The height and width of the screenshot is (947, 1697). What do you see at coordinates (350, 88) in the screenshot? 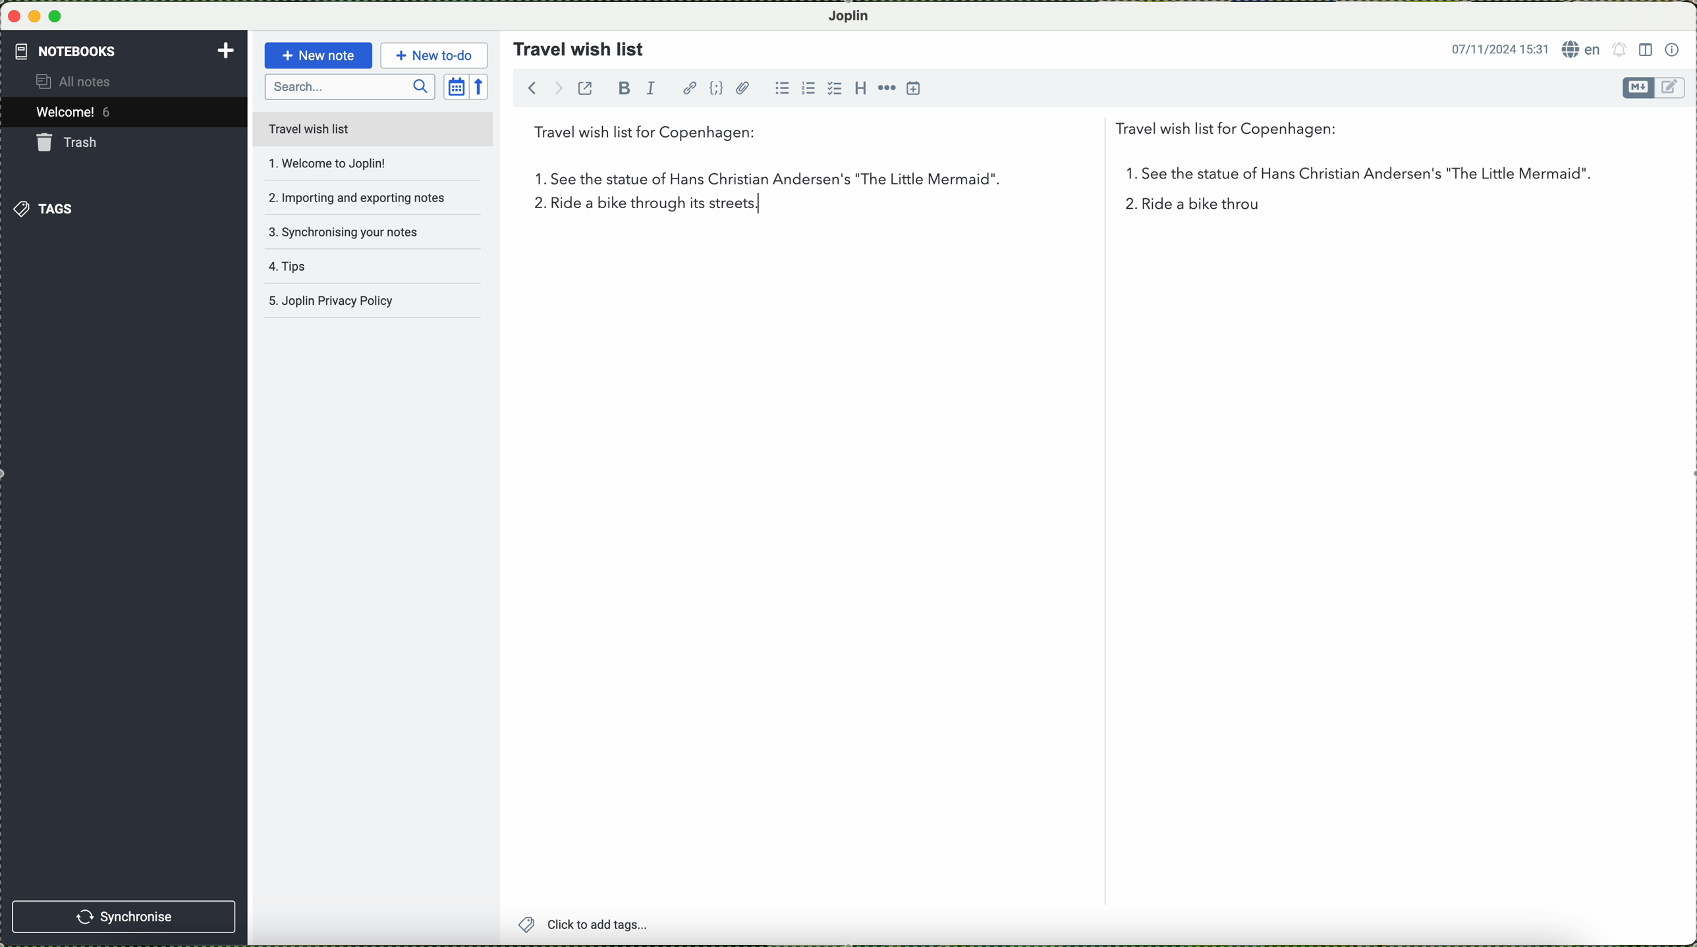
I see `search bar` at bounding box center [350, 88].